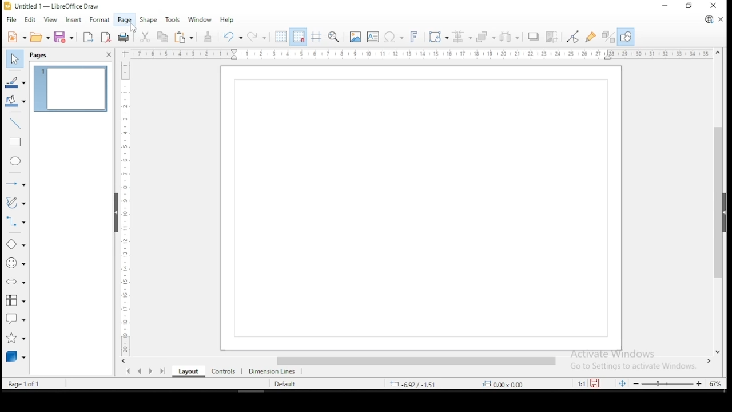 Image resolution: width=732 pixels, height=412 pixels. What do you see at coordinates (579, 383) in the screenshot?
I see `1:1` at bounding box center [579, 383].